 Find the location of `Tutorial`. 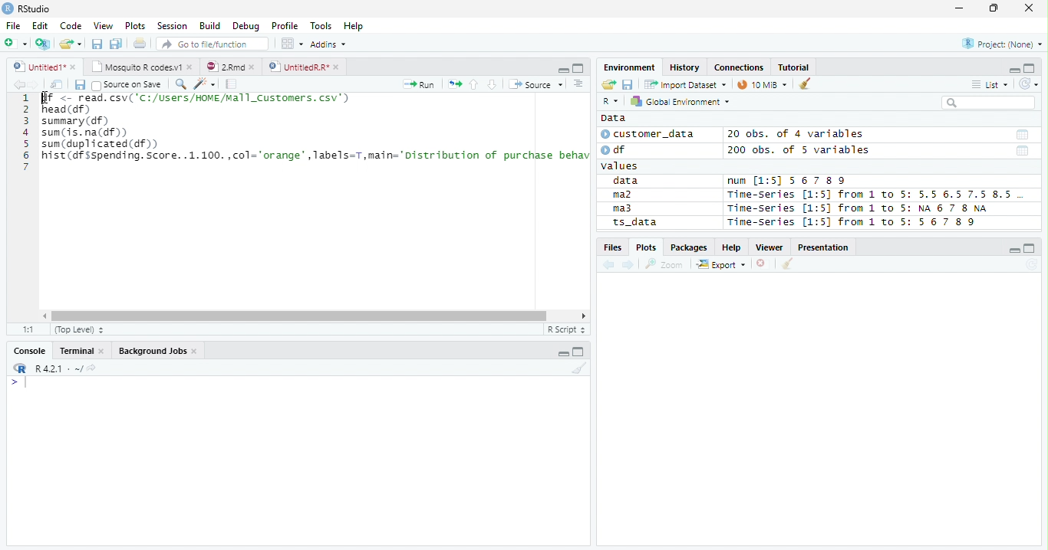

Tutorial is located at coordinates (794, 67).